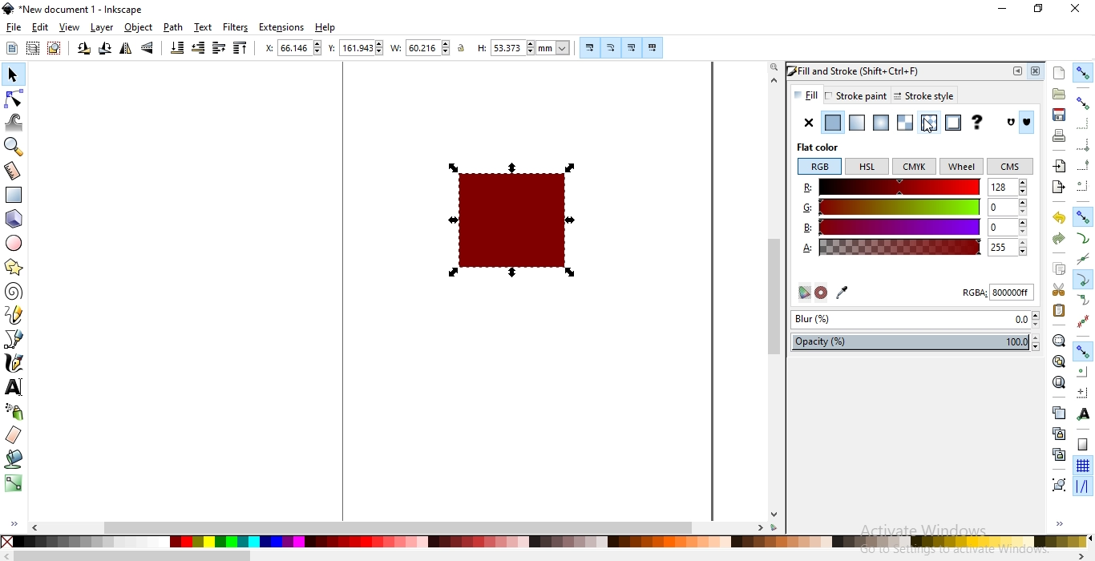 The image size is (1095, 561). Describe the element at coordinates (1083, 486) in the screenshot. I see `snap guide` at that location.